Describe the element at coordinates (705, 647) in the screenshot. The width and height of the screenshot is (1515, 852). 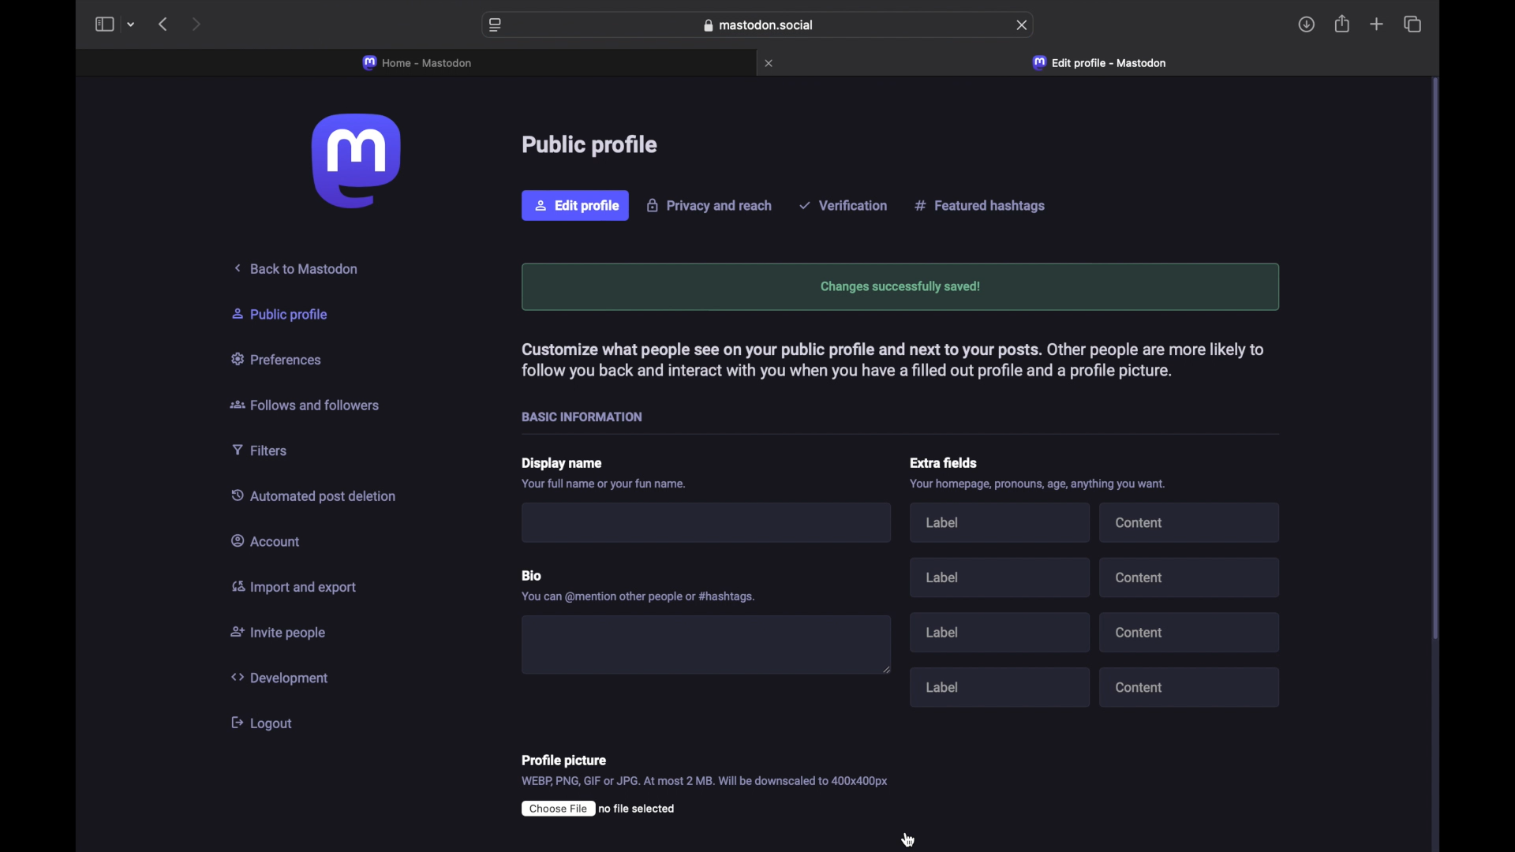
I see `blank box` at that location.